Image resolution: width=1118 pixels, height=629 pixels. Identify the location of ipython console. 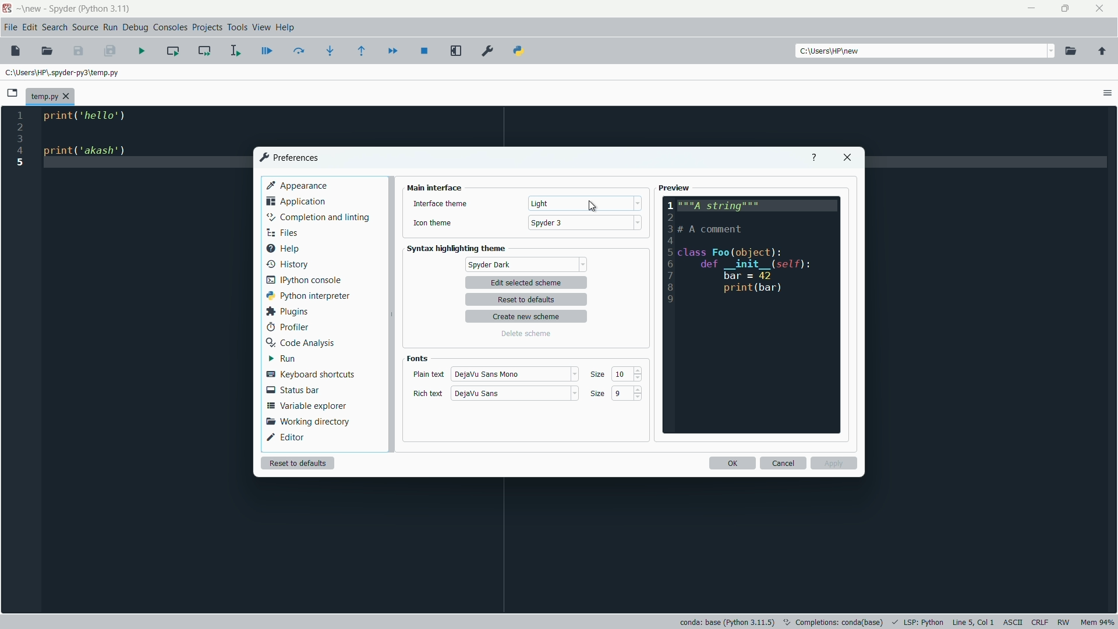
(304, 279).